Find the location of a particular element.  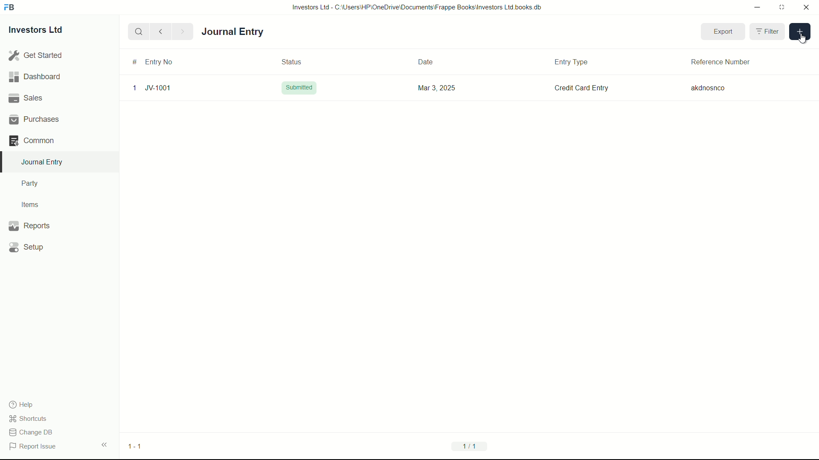

Date is located at coordinates (429, 63).